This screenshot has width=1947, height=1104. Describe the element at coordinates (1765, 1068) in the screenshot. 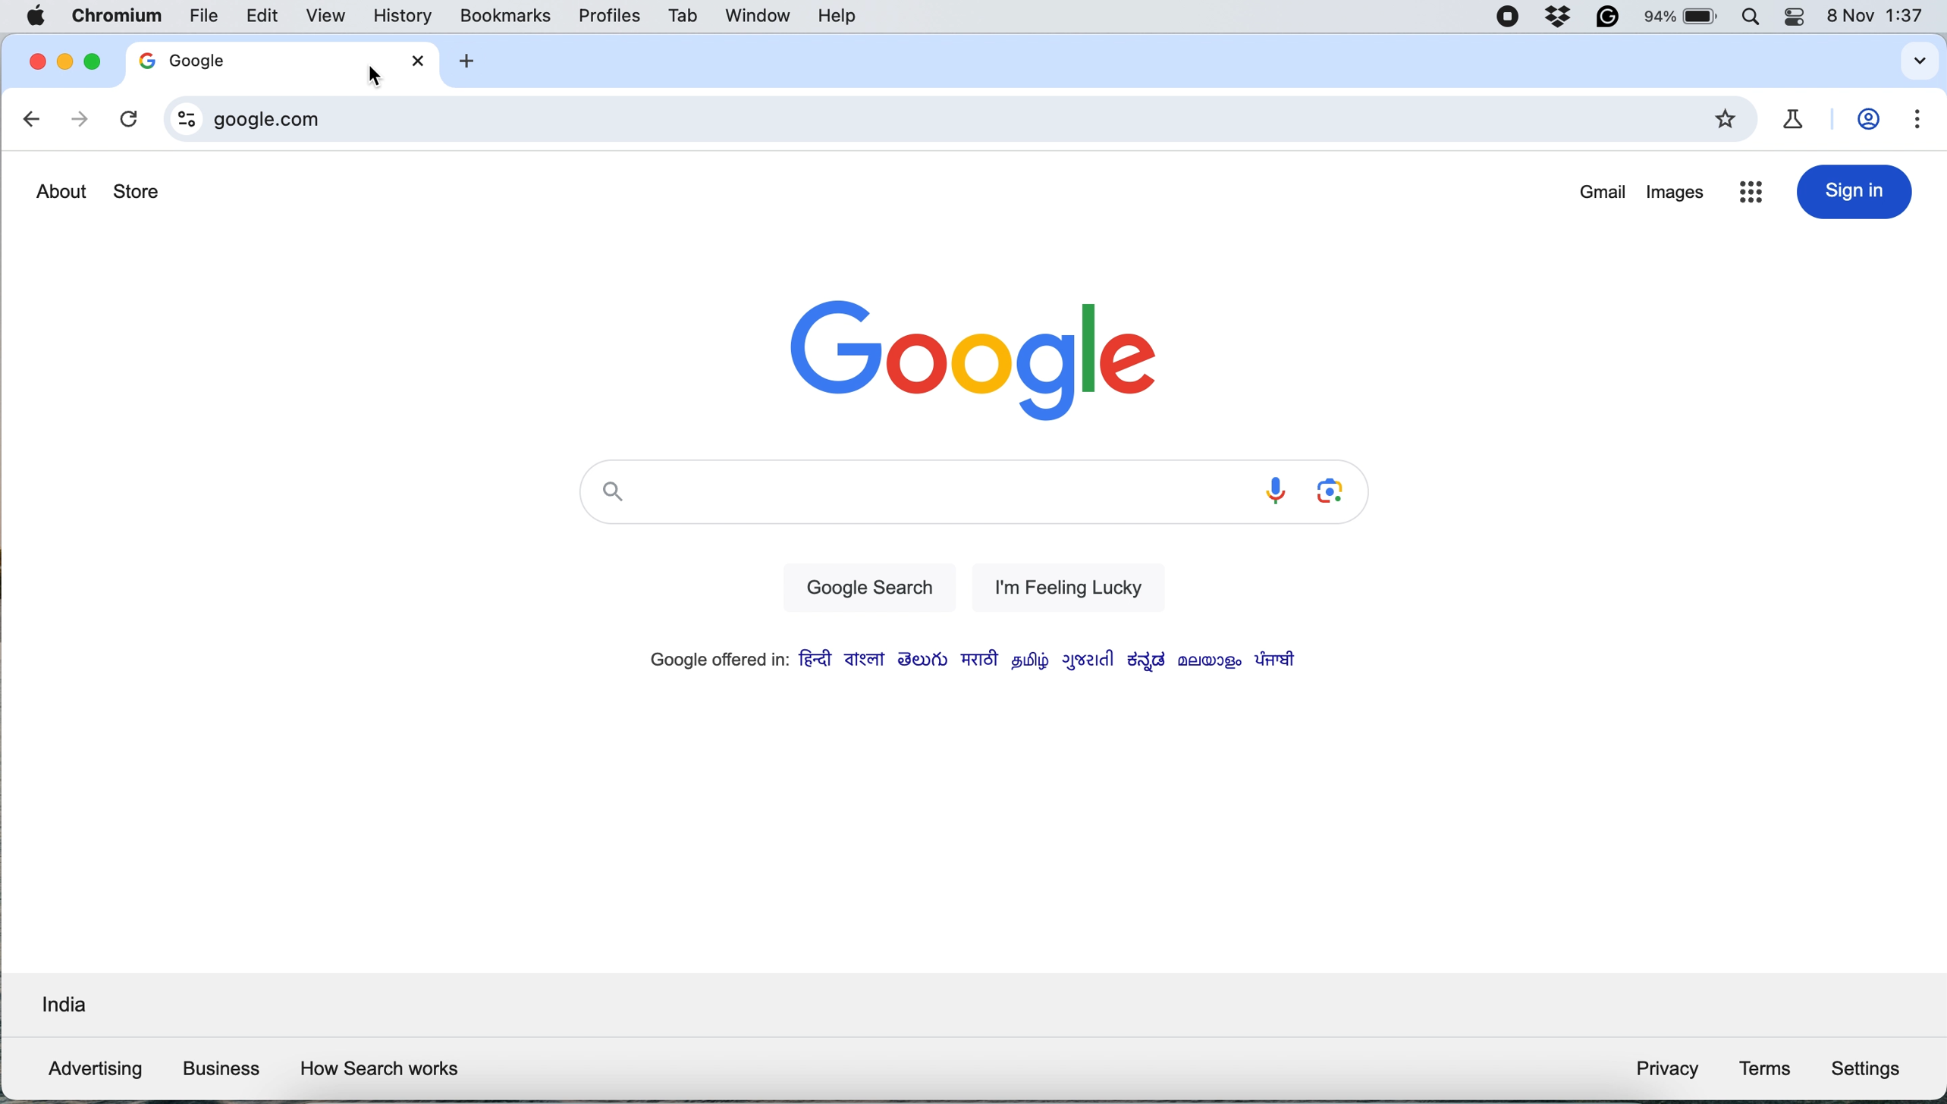

I see `terms` at that location.